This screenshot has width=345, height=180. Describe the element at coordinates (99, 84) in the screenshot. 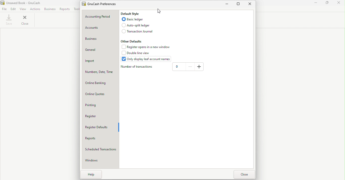

I see `Online banking` at that location.